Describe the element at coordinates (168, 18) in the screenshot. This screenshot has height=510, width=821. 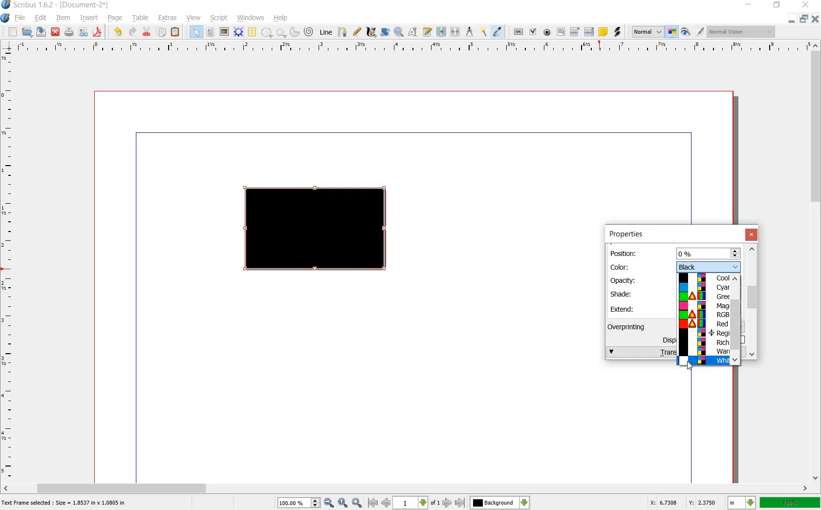
I see `extras` at that location.